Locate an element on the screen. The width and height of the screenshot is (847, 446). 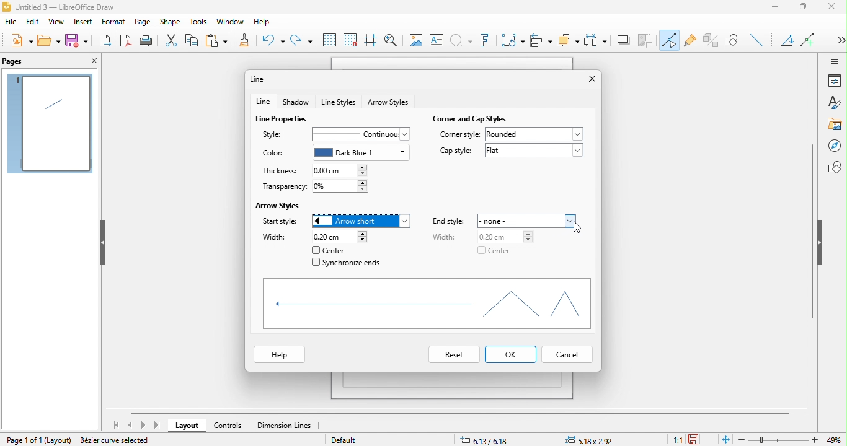
insert is located at coordinates (82, 23).